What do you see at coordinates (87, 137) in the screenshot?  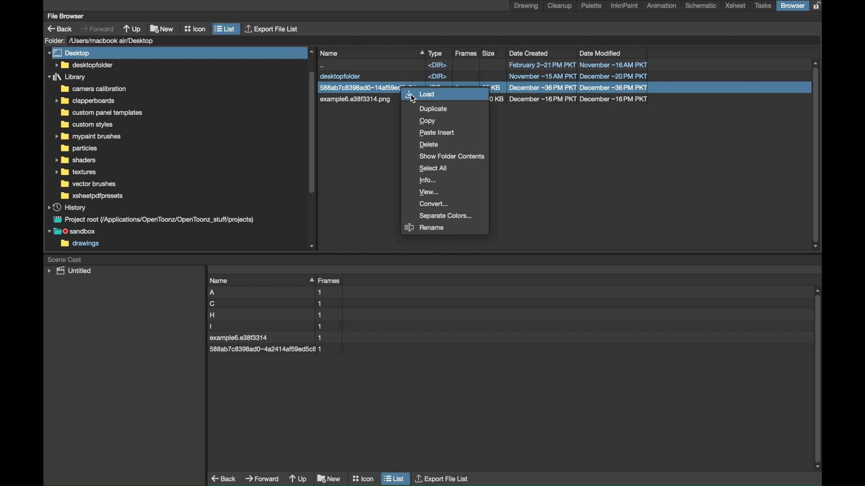 I see `folder` at bounding box center [87, 137].